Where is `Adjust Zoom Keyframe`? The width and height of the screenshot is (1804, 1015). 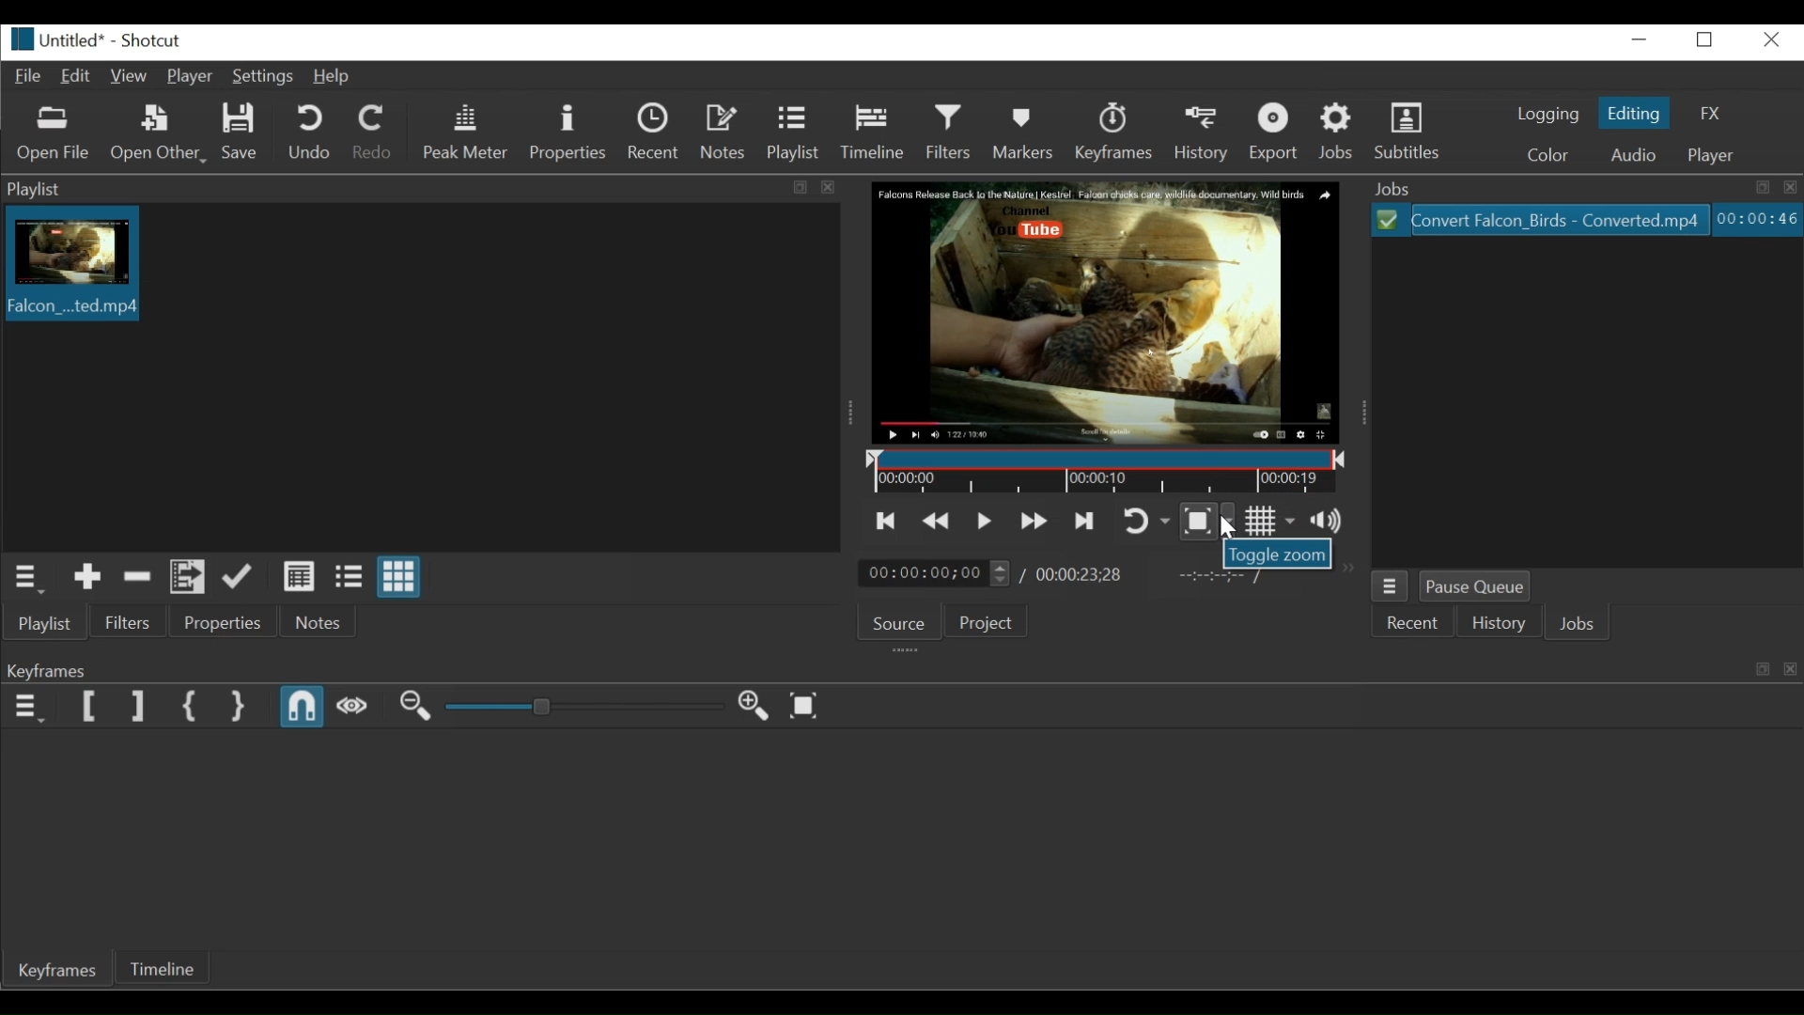
Adjust Zoom Keyframe is located at coordinates (584, 707).